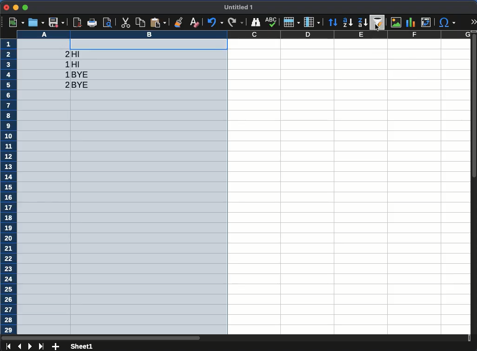  What do you see at coordinates (93, 22) in the screenshot?
I see `print` at bounding box center [93, 22].